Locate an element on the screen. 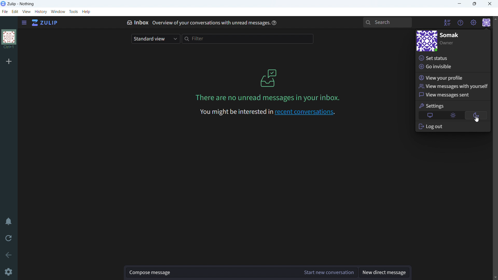  select view is located at coordinates (156, 39).